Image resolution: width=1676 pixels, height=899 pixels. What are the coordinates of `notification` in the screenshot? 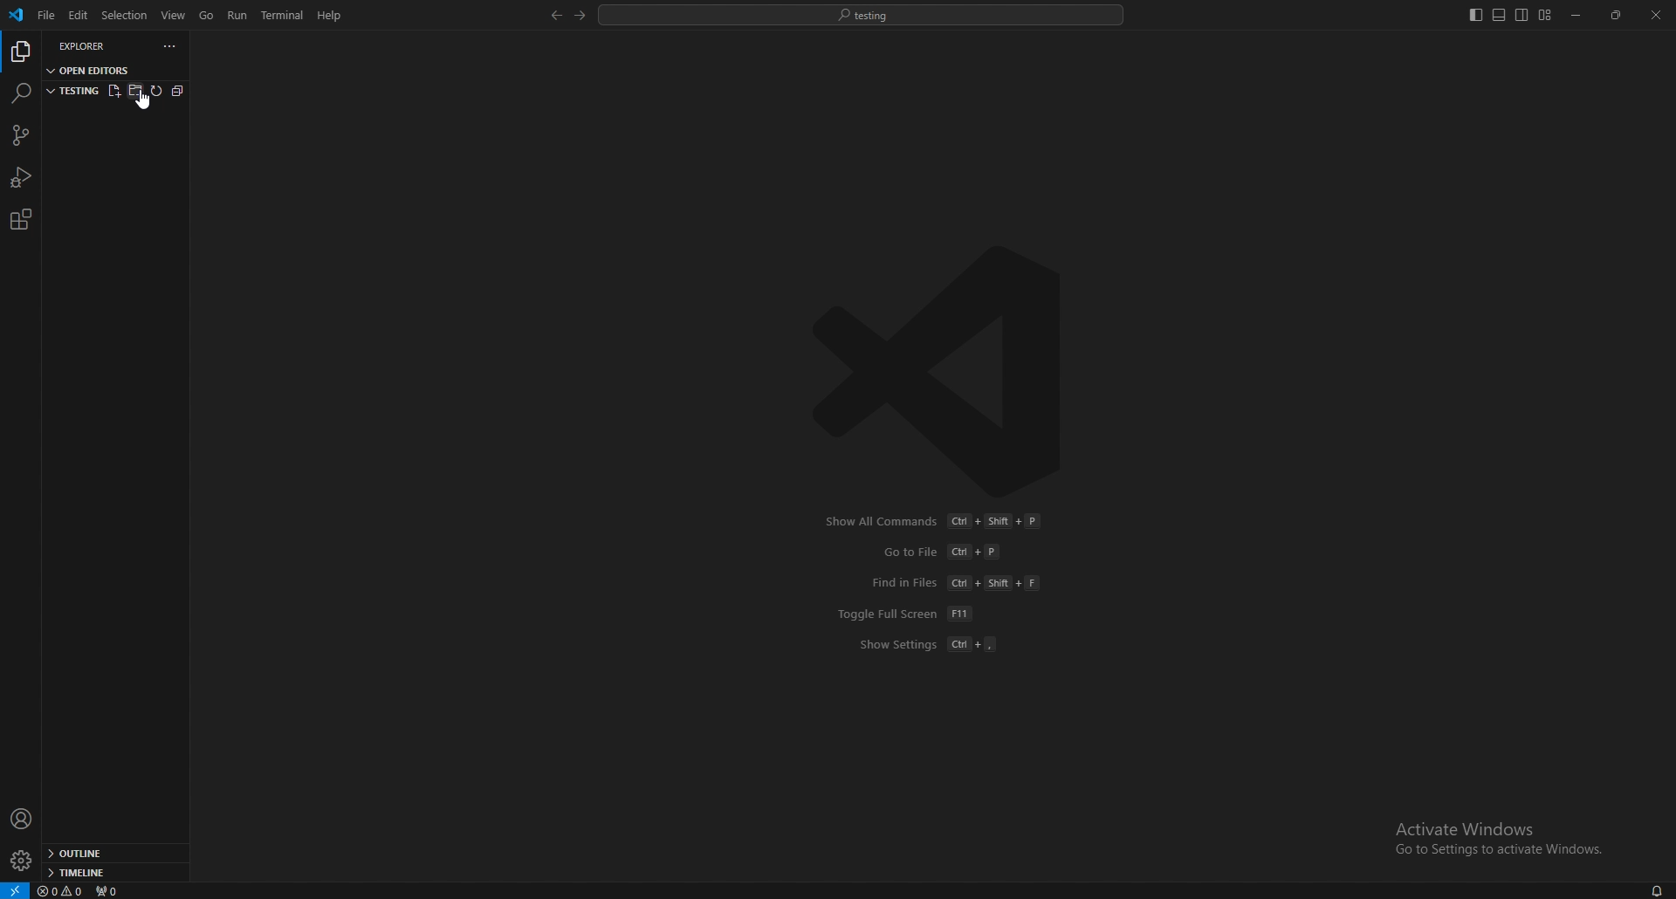 It's located at (1658, 892).